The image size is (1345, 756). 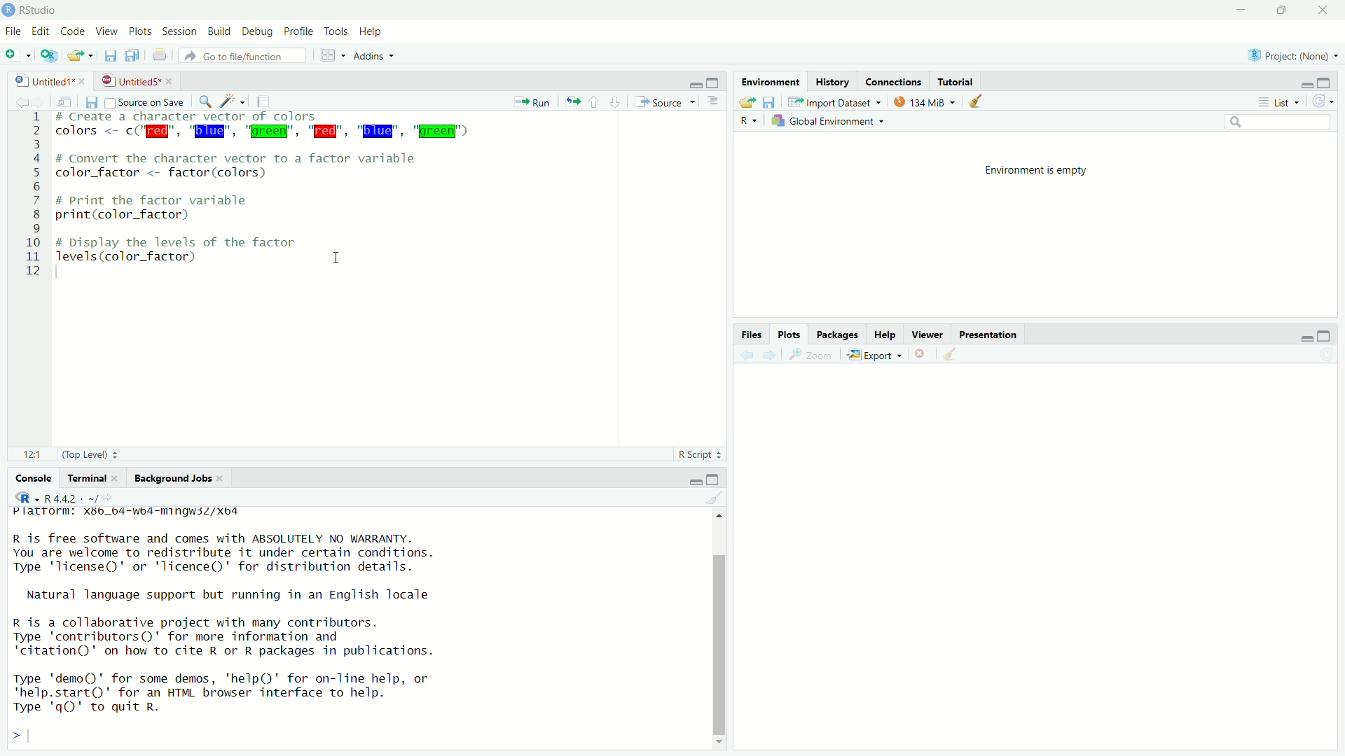 What do you see at coordinates (832, 122) in the screenshot?
I see `global environment` at bounding box center [832, 122].